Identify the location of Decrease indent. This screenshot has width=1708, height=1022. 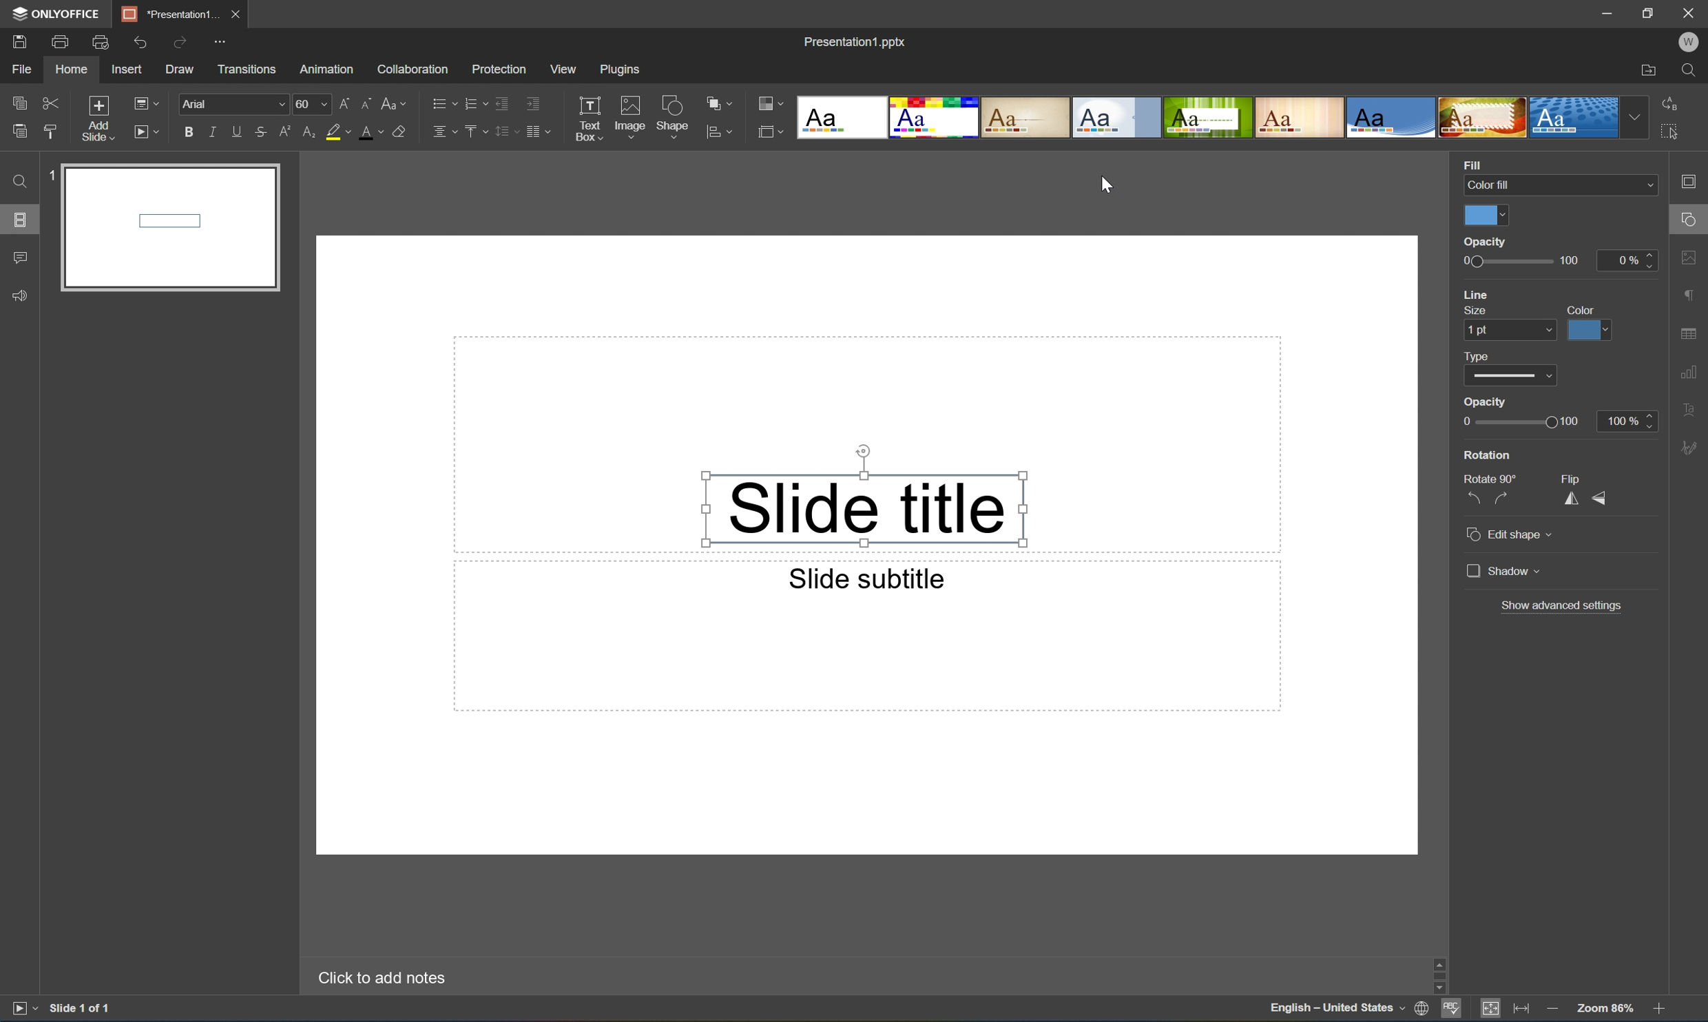
(502, 101).